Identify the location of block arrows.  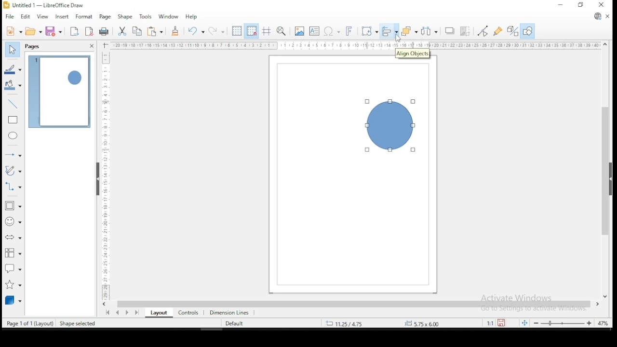
(13, 239).